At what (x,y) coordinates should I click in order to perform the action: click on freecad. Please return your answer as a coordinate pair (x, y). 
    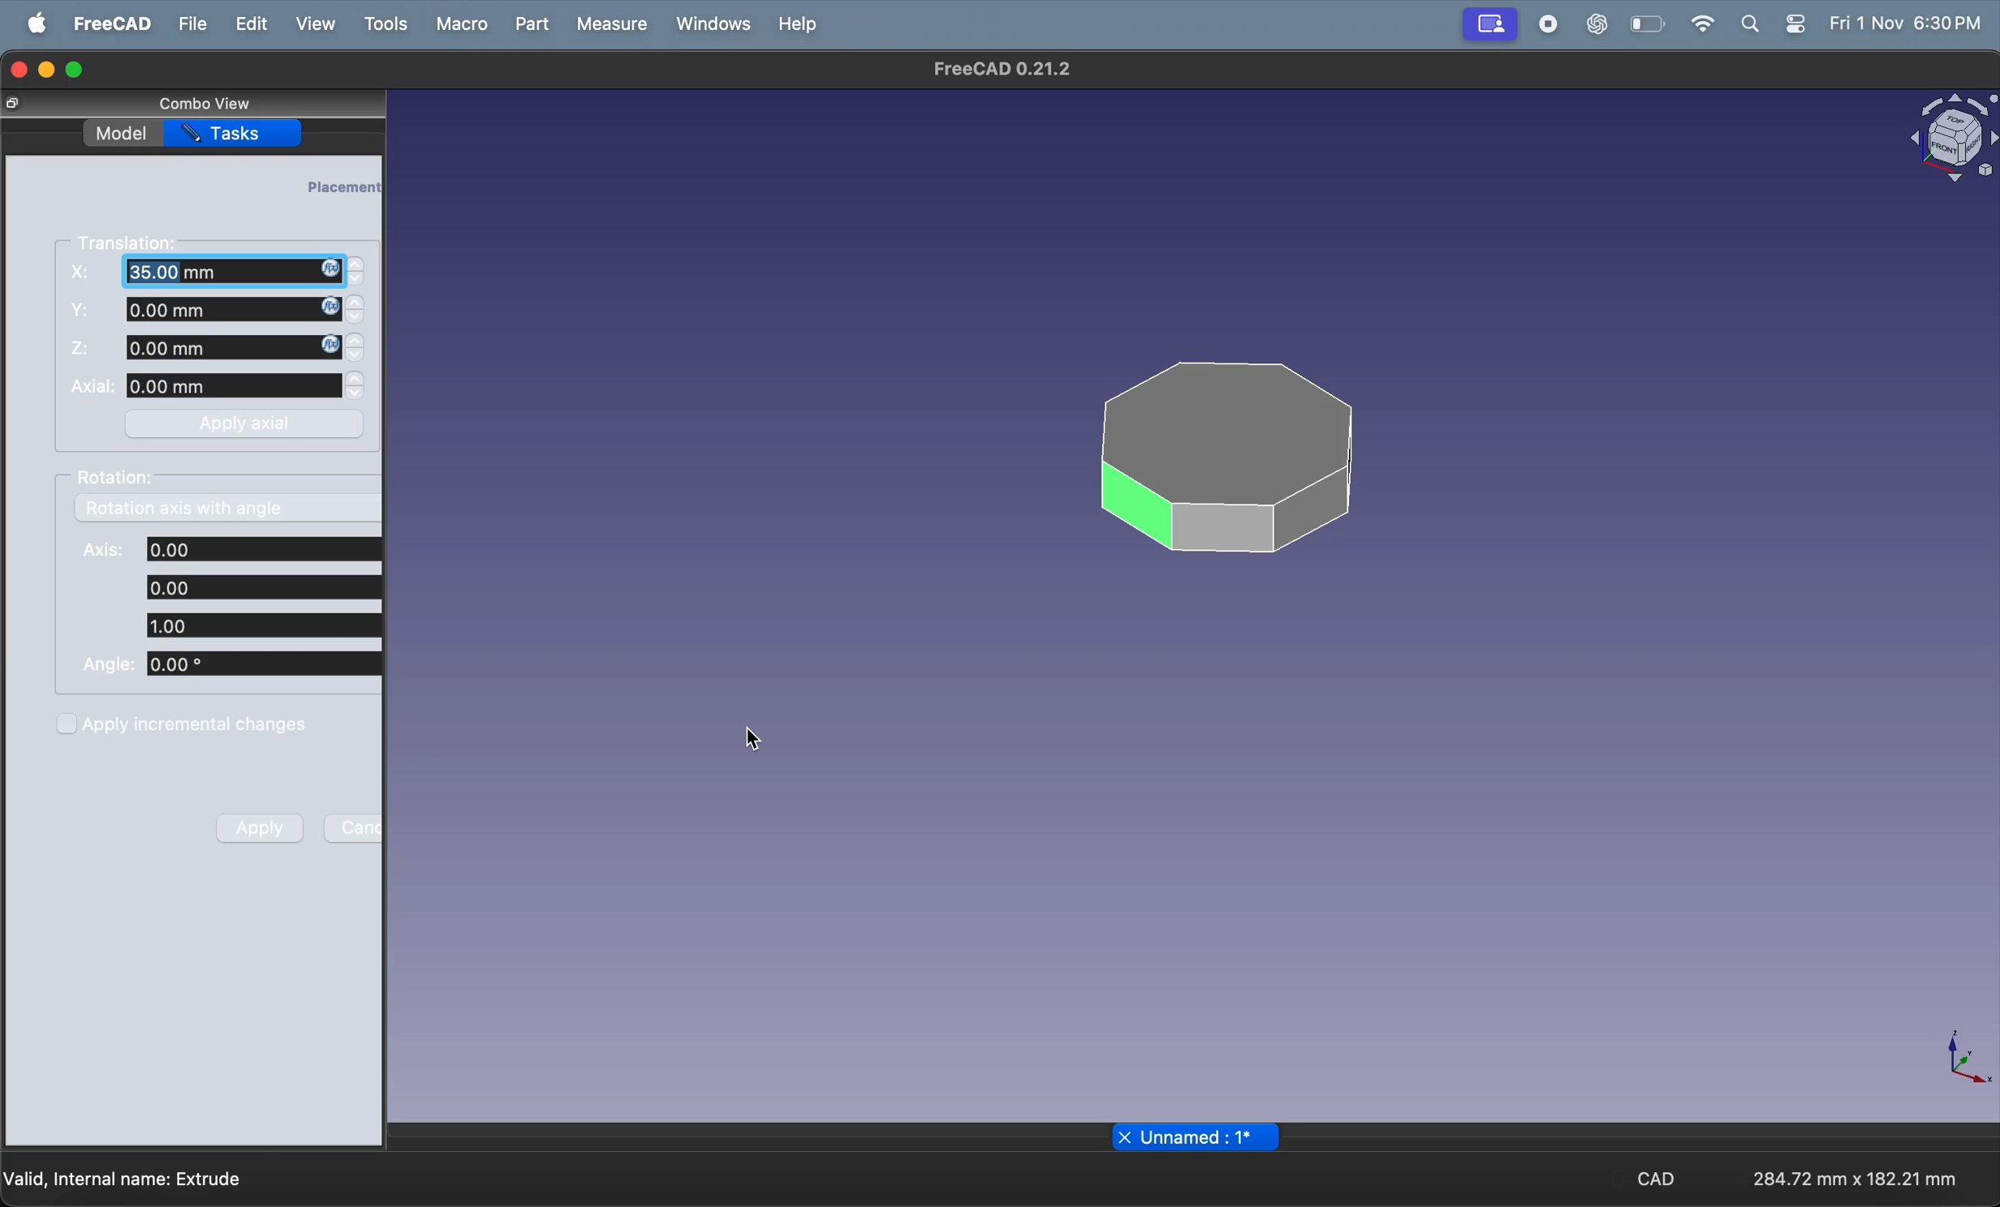
    Looking at the image, I should click on (110, 24).